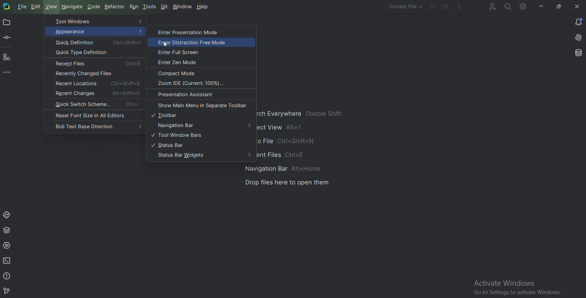  I want to click on Terminal, so click(8, 260).